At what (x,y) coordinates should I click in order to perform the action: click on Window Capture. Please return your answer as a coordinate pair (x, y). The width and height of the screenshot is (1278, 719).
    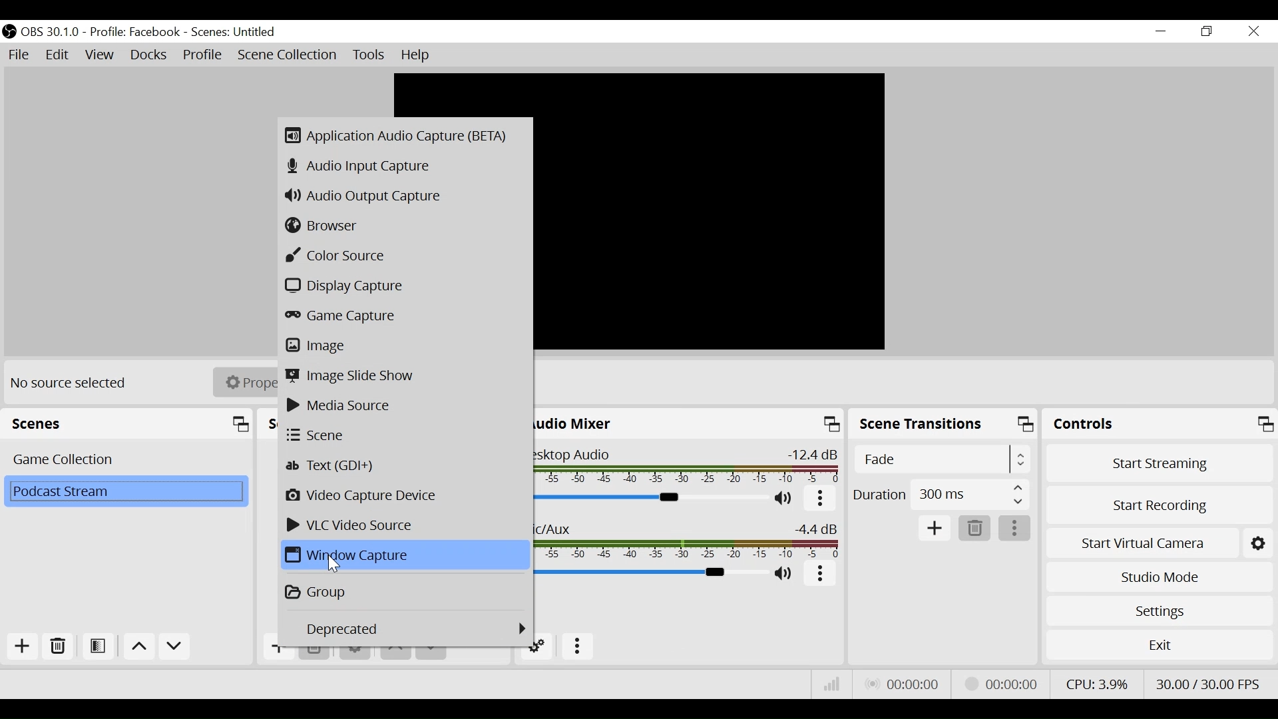
    Looking at the image, I should click on (405, 555).